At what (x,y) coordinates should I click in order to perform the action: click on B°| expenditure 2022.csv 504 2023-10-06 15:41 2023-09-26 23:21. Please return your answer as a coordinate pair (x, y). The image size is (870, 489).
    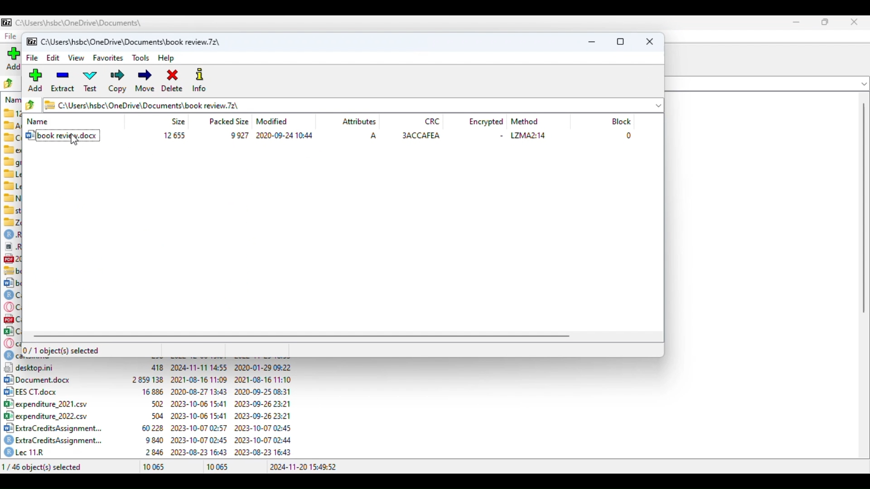
    Looking at the image, I should click on (147, 416).